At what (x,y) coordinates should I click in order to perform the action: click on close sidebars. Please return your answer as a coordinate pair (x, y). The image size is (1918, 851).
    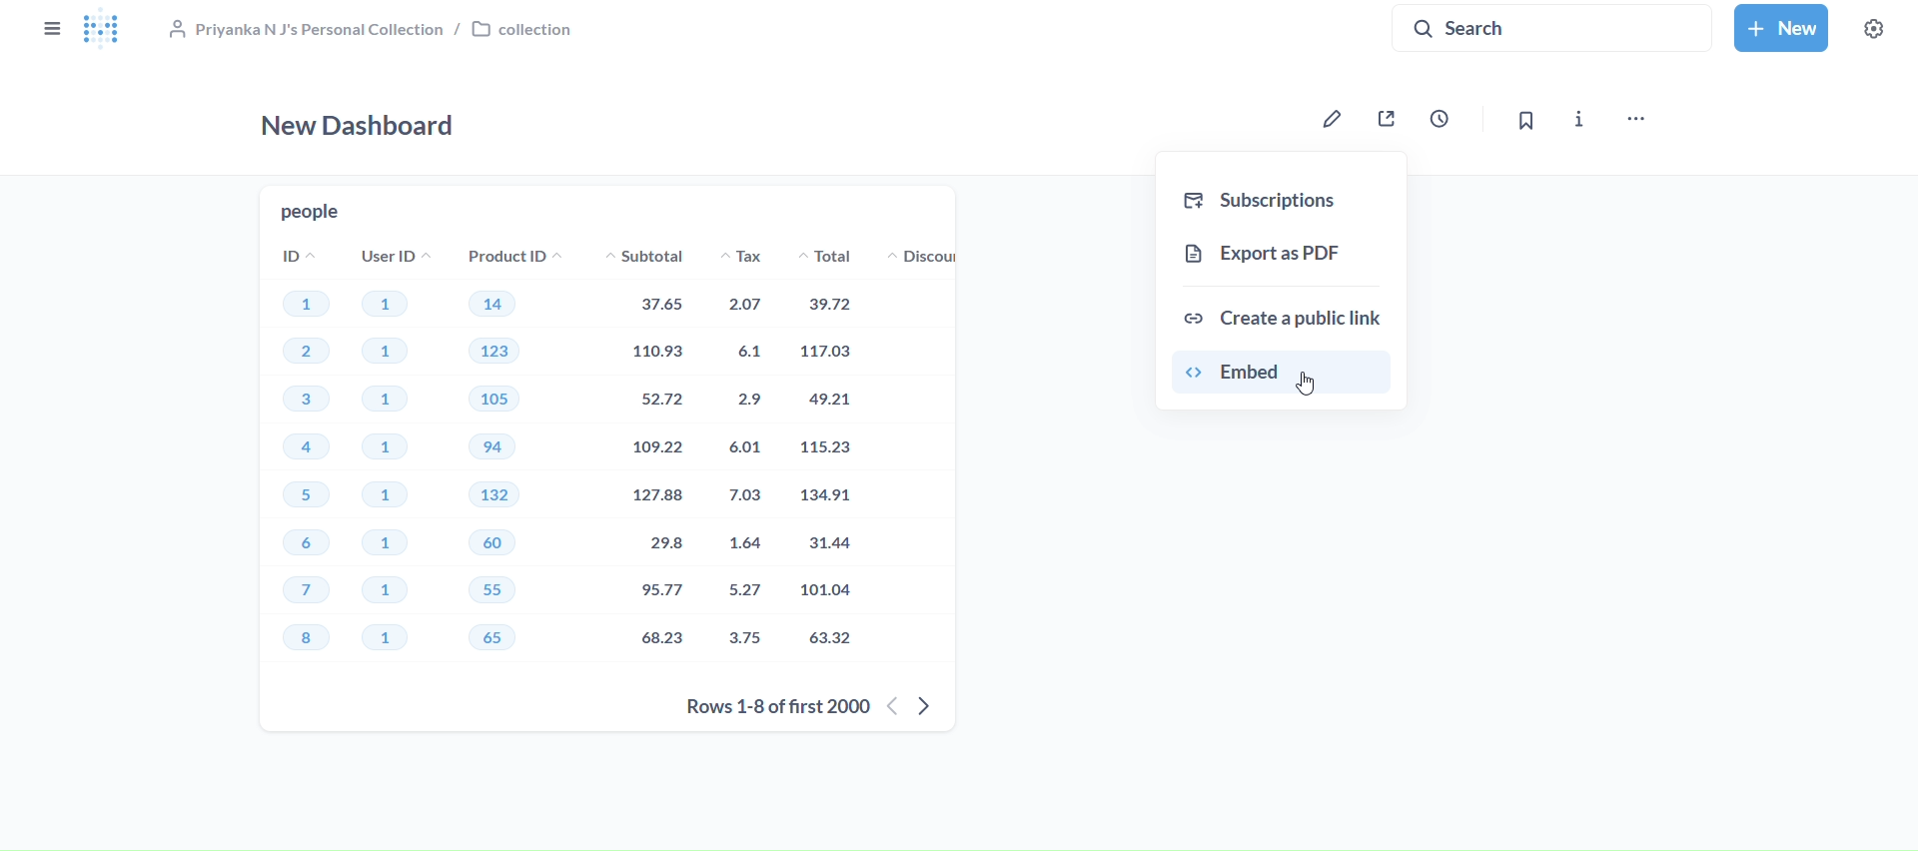
    Looking at the image, I should click on (50, 31).